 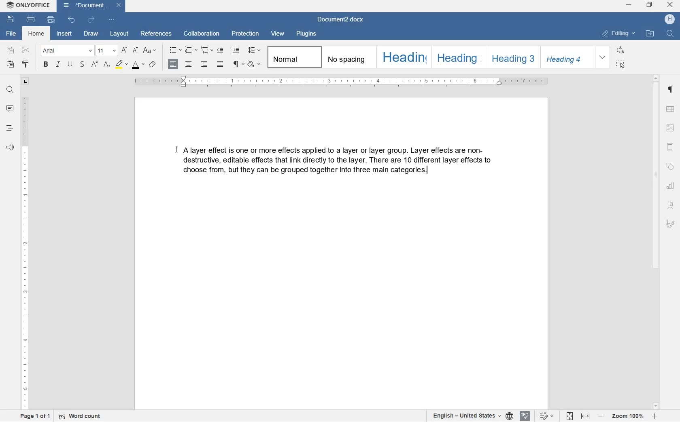 I want to click on image, so click(x=670, y=128).